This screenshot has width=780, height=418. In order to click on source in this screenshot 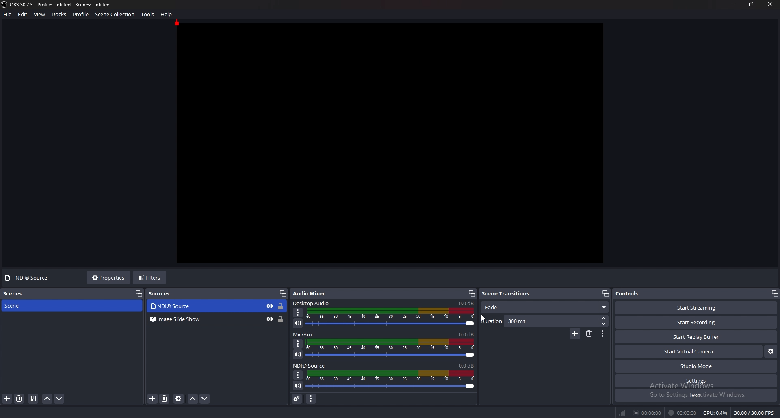, I will do `click(179, 307)`.